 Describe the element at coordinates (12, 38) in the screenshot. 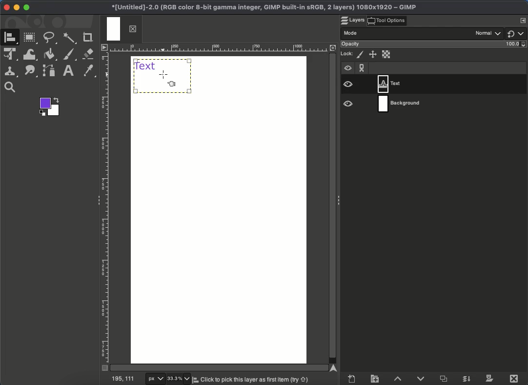

I see `A` at that location.